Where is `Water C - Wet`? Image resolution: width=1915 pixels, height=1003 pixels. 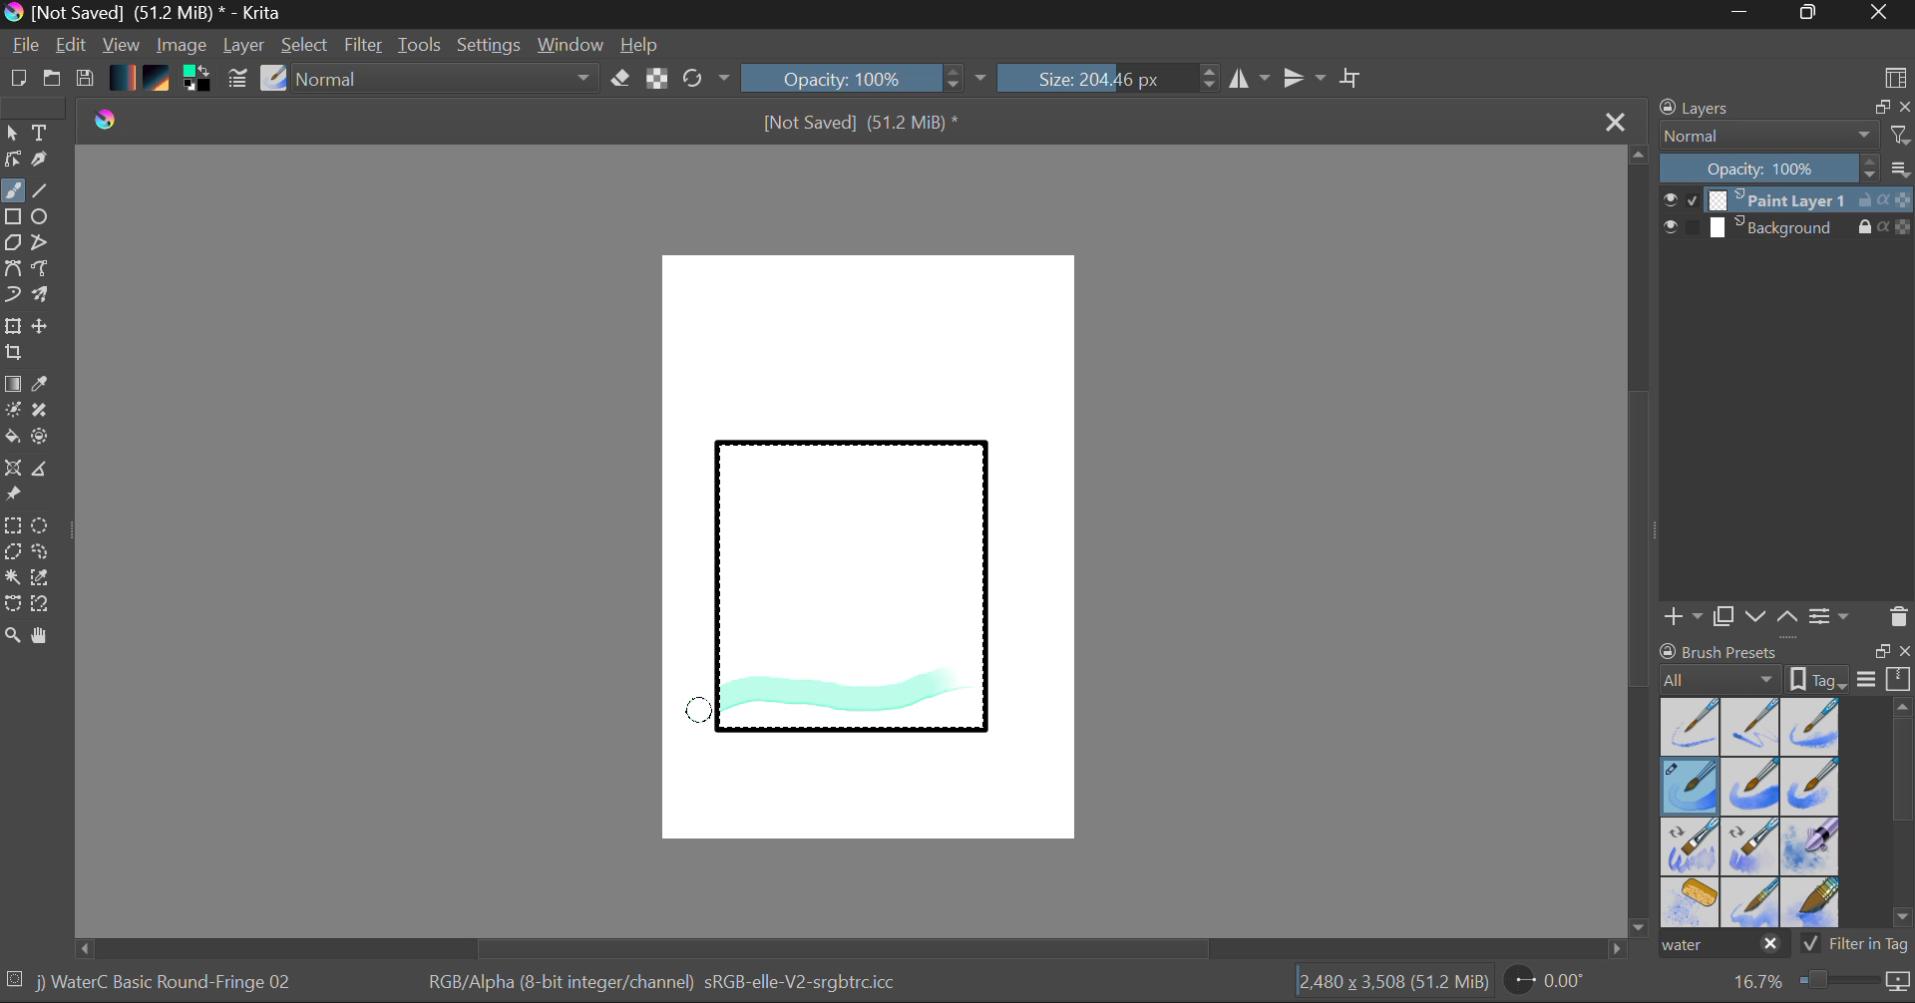 Water C - Wet is located at coordinates (1752, 727).